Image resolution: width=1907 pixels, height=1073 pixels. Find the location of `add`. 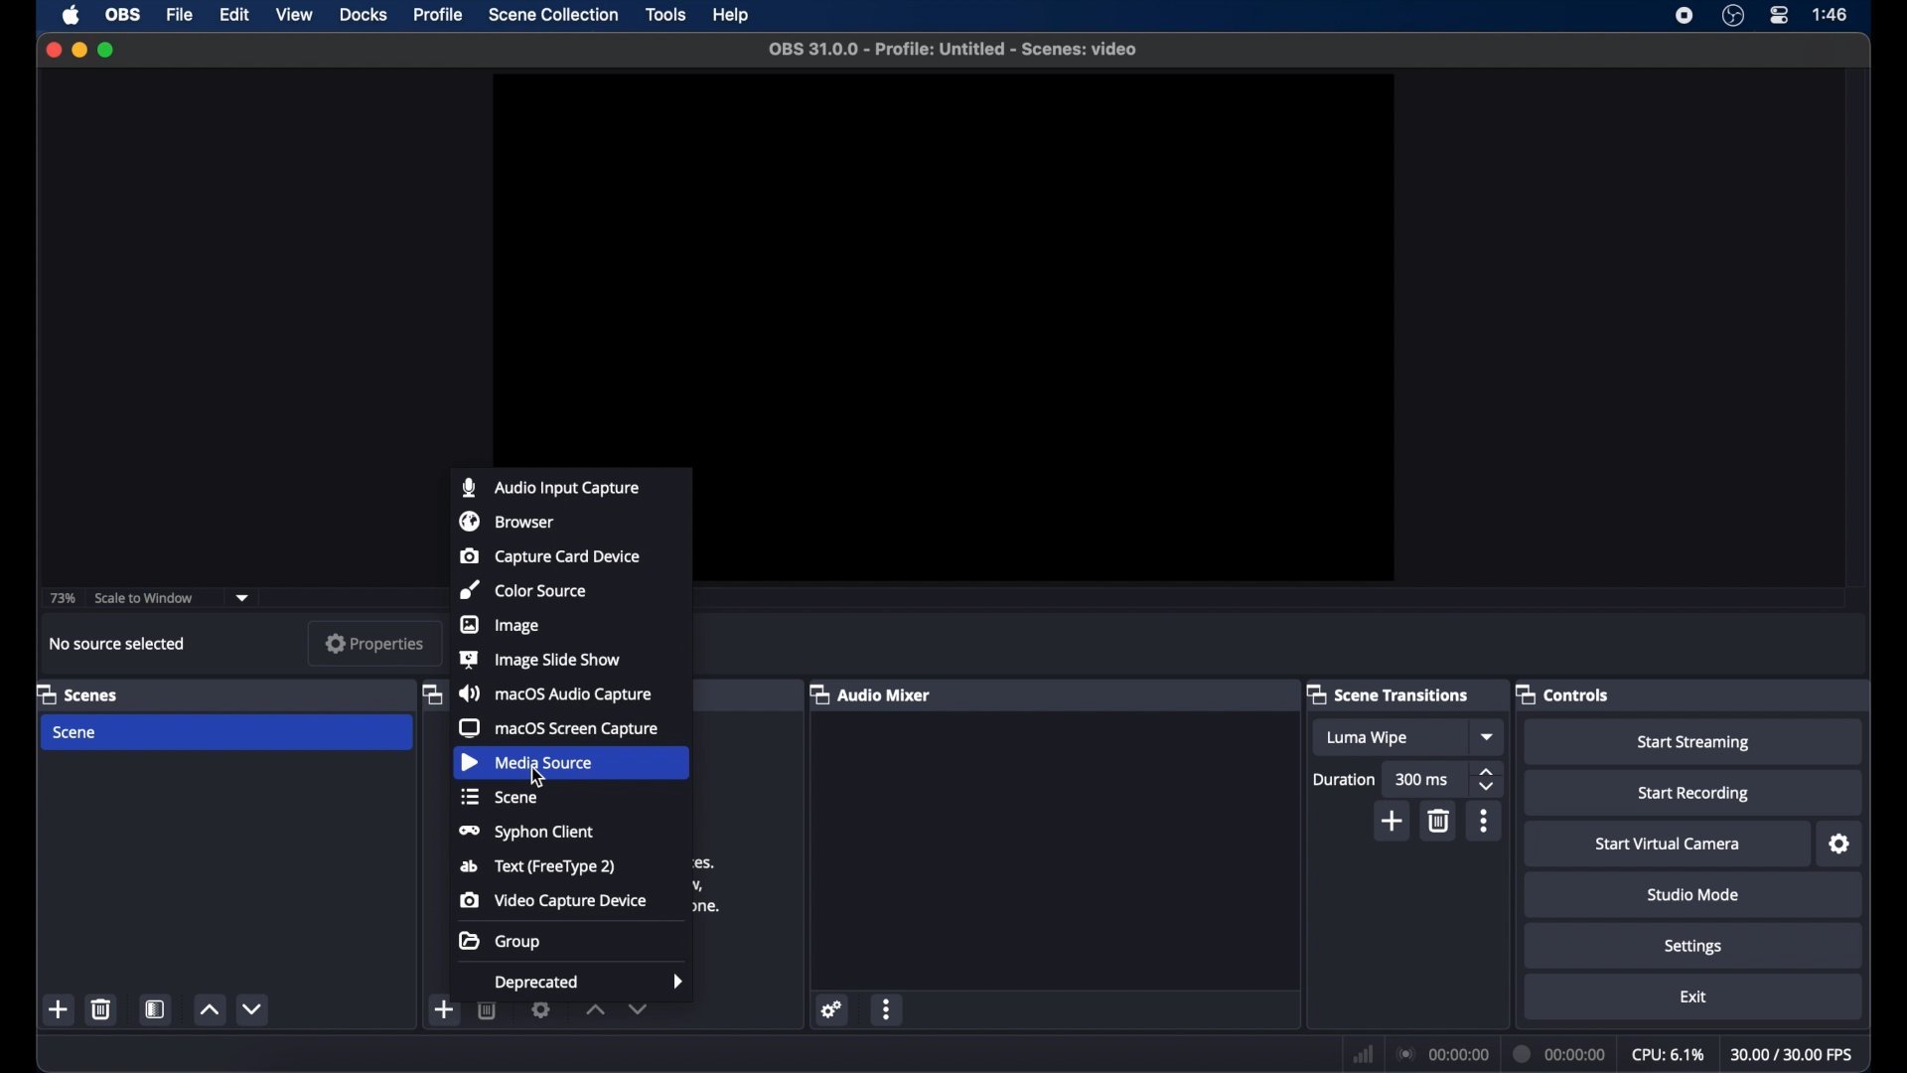

add is located at coordinates (1393, 821).